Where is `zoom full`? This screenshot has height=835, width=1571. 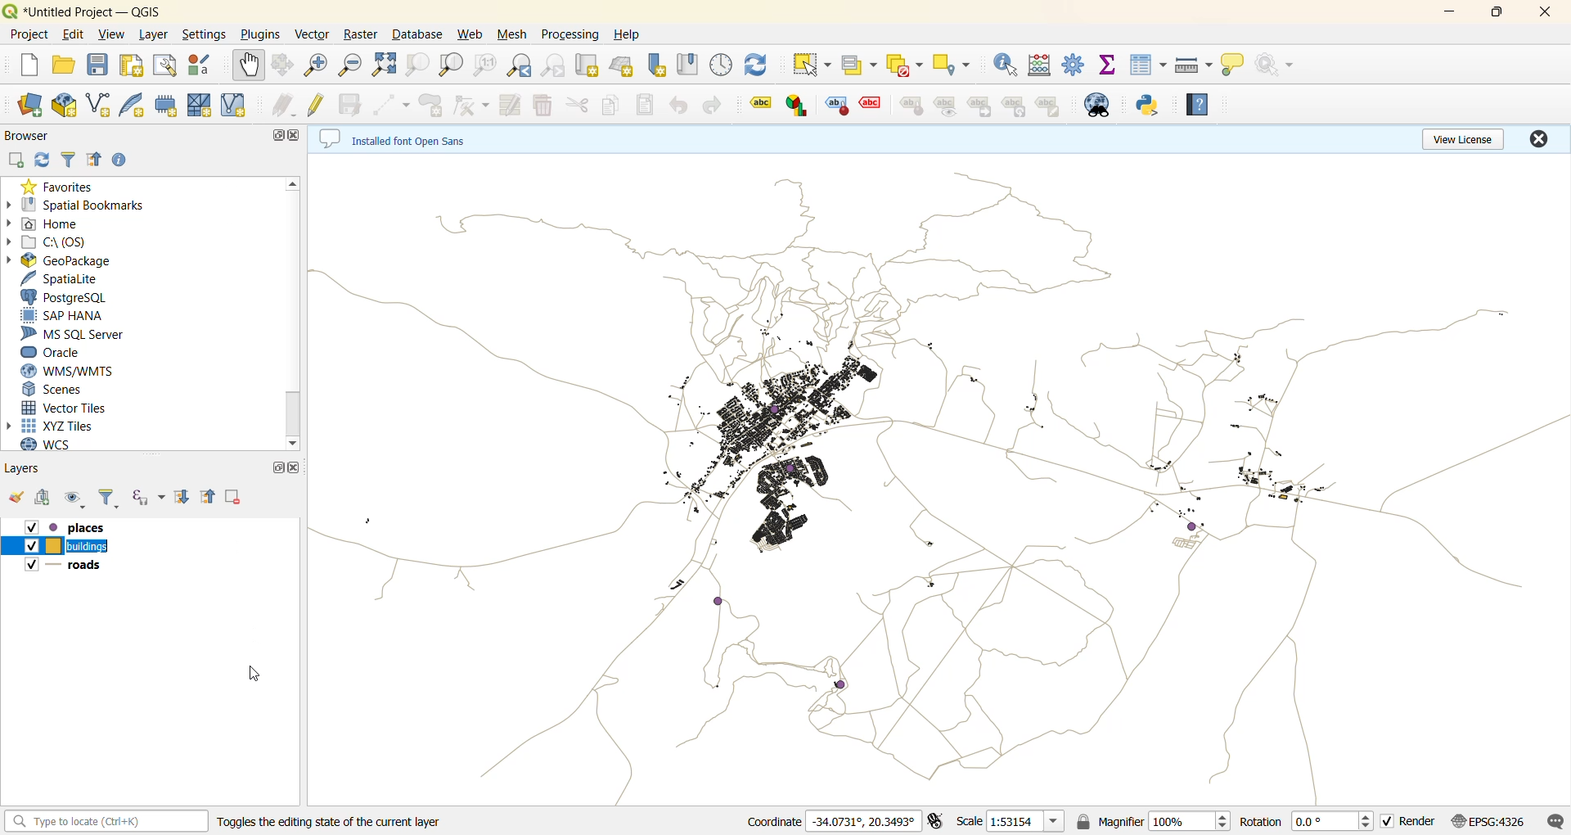 zoom full is located at coordinates (387, 65).